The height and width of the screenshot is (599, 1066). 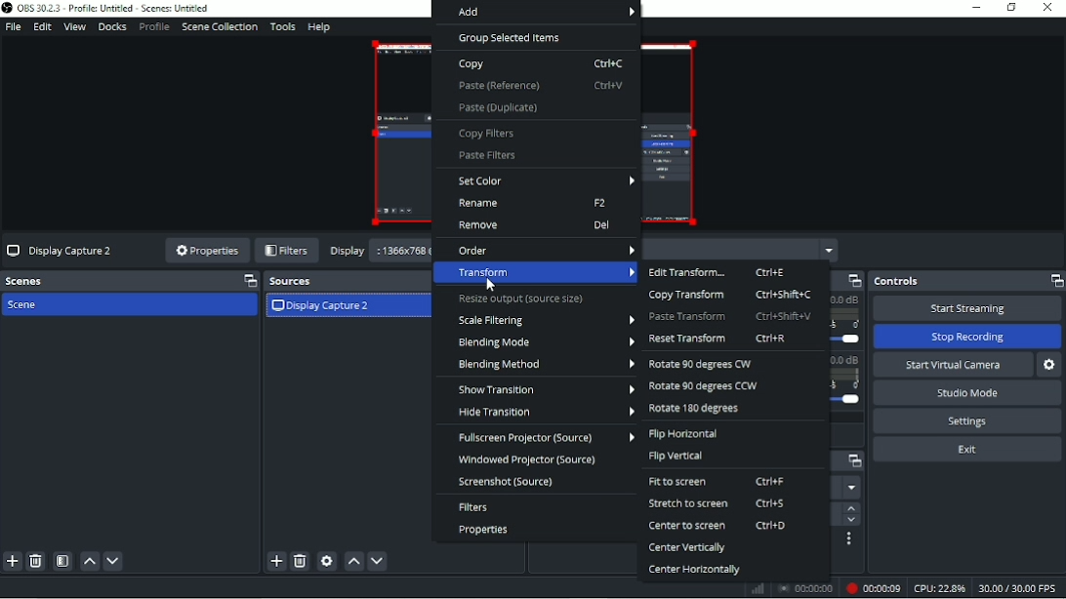 What do you see at coordinates (113, 562) in the screenshot?
I see `Move scene down` at bounding box center [113, 562].